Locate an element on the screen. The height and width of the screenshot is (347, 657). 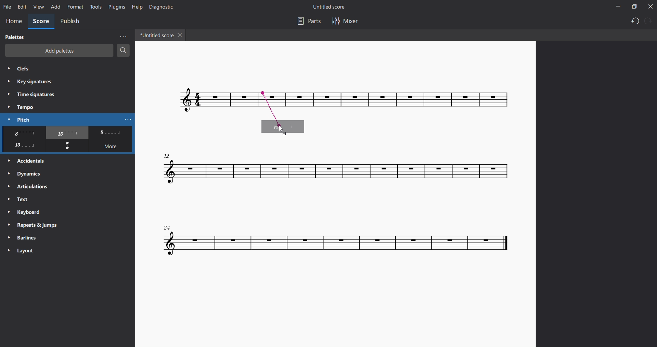
maximize is located at coordinates (632, 6).